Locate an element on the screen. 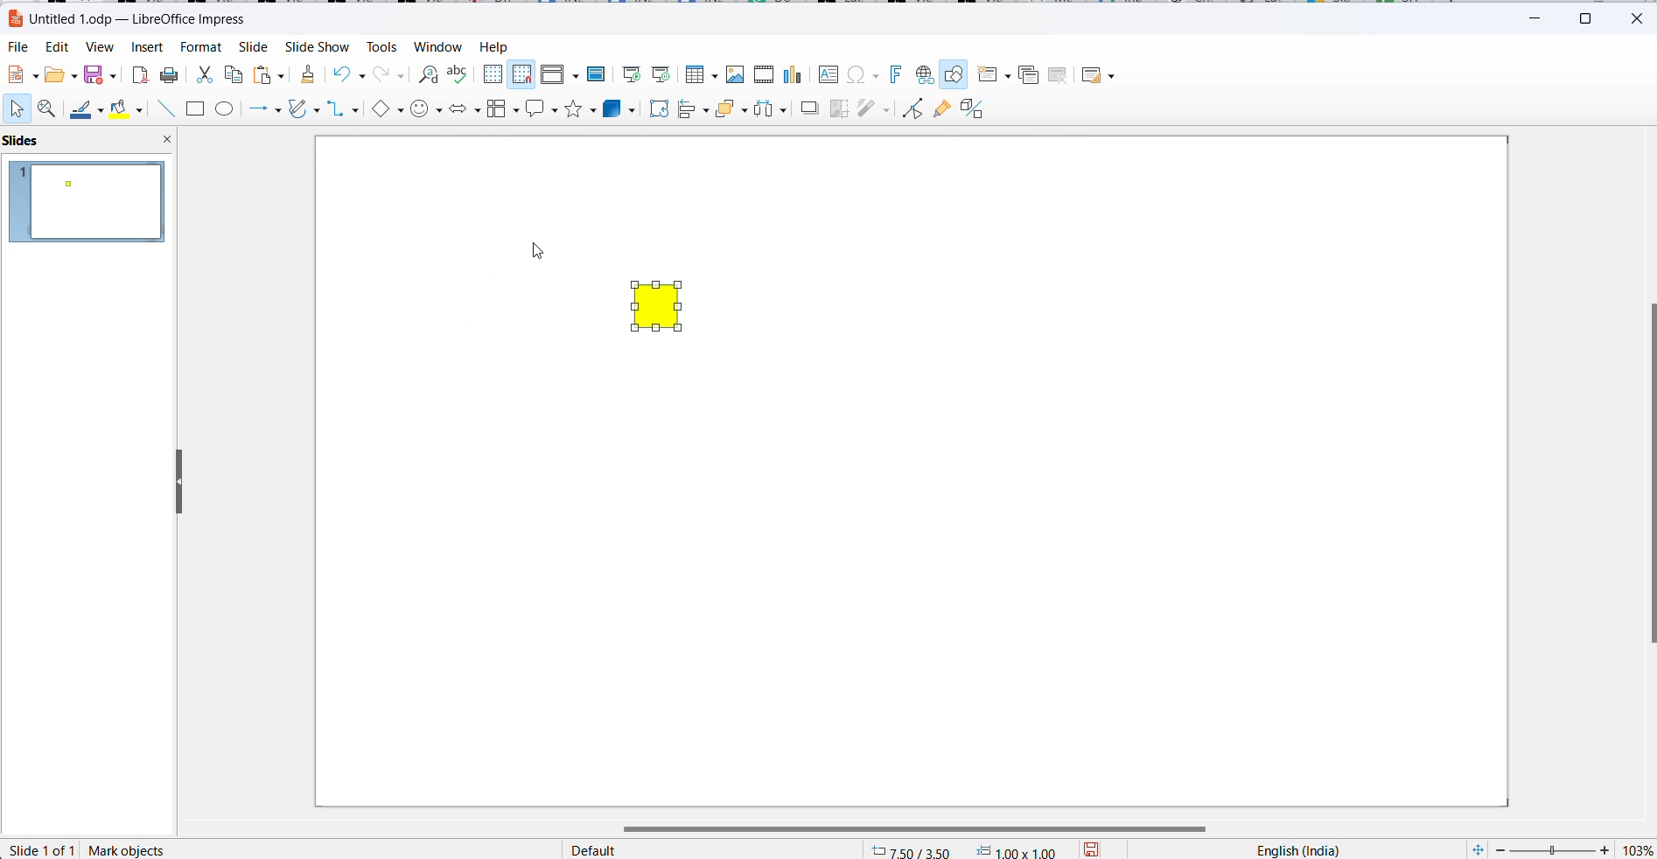 This screenshot has height=859, width=1657. Slide layout is located at coordinates (1101, 75).